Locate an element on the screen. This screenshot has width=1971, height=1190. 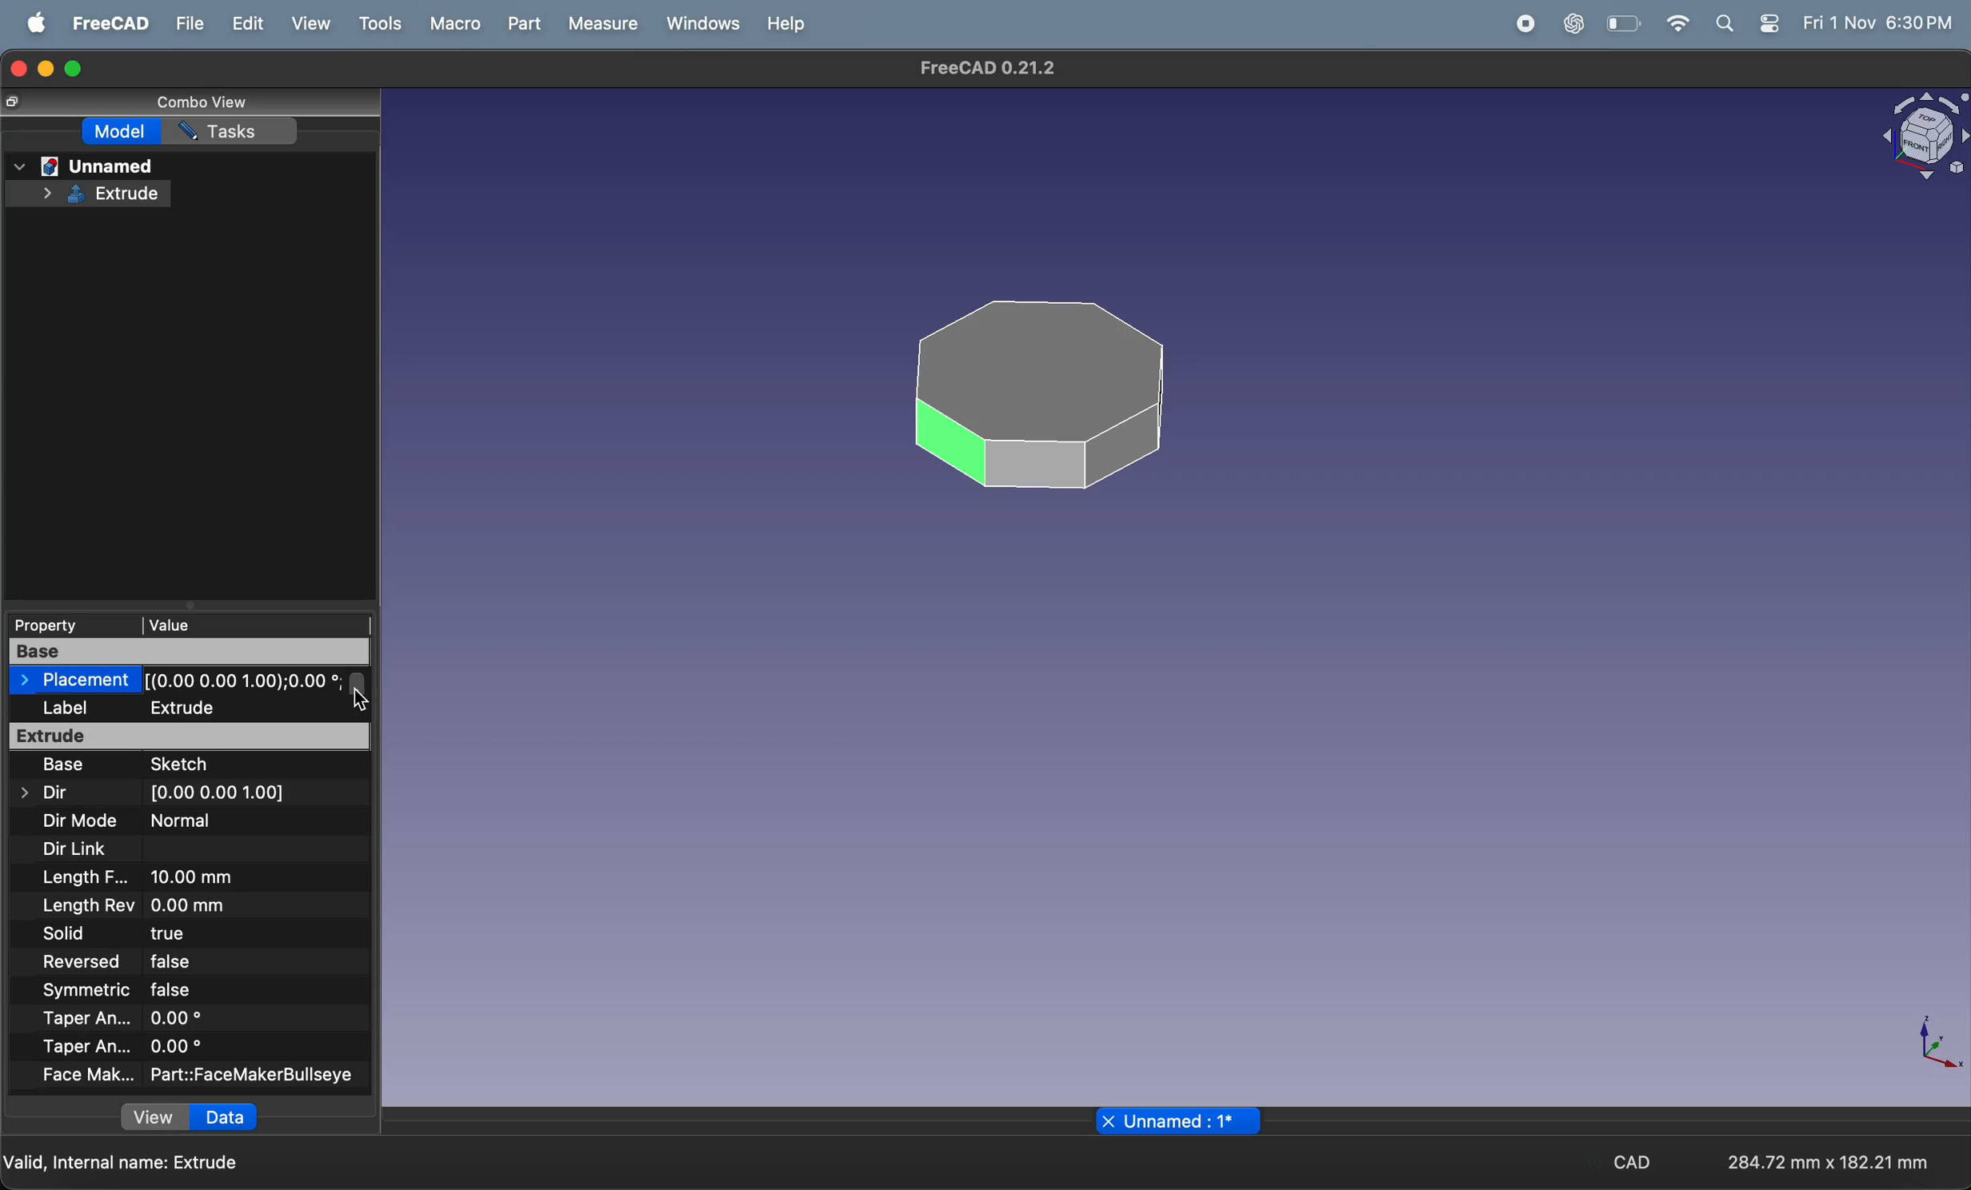
minimize is located at coordinates (46, 70).